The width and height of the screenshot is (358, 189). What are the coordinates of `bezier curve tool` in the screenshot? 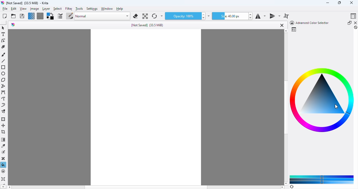 It's located at (4, 92).